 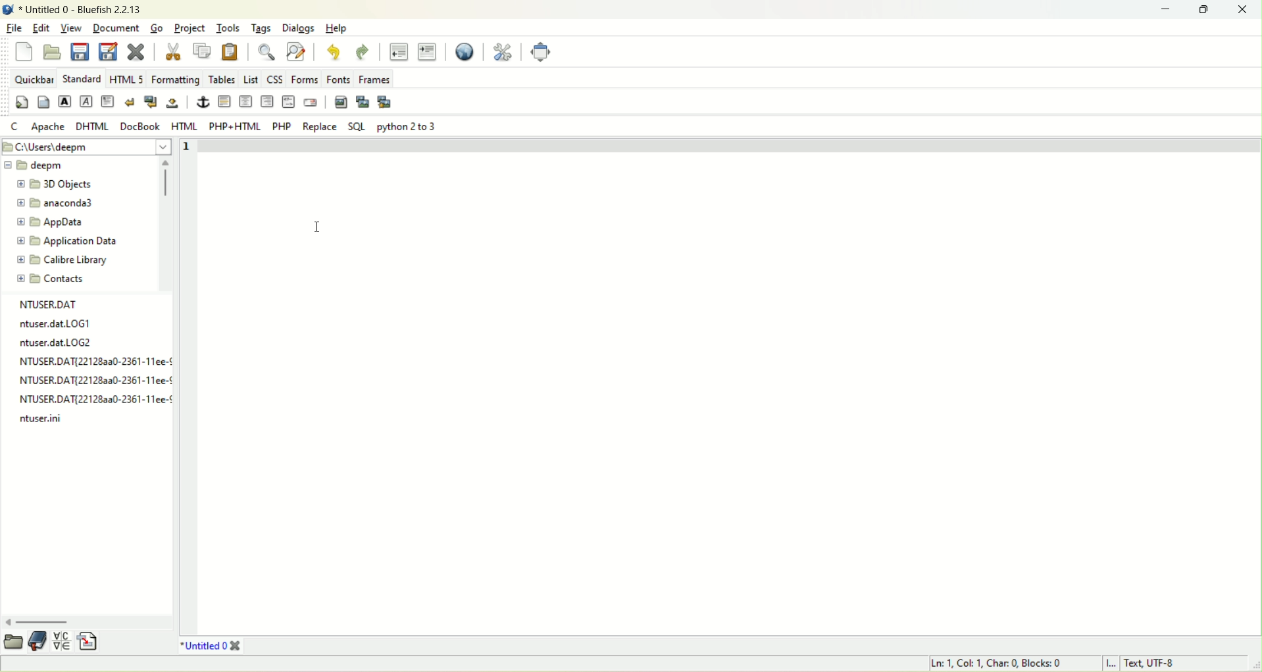 I want to click on formatting, so click(x=176, y=78).